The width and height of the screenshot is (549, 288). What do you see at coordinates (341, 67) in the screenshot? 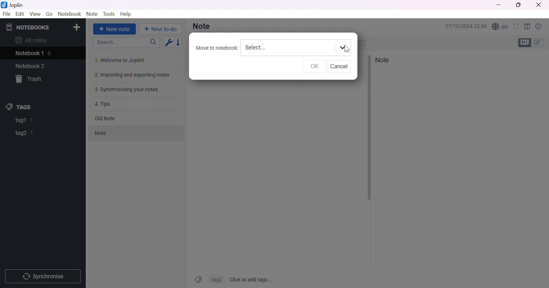
I see `Cancel` at bounding box center [341, 67].